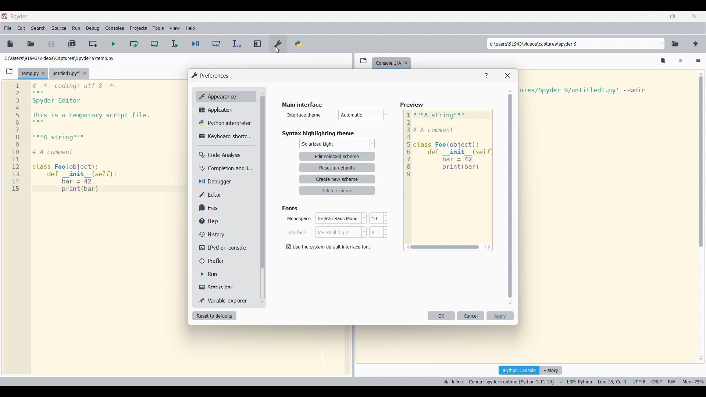  Describe the element at coordinates (225, 168) in the screenshot. I see `Completion and linting` at that location.